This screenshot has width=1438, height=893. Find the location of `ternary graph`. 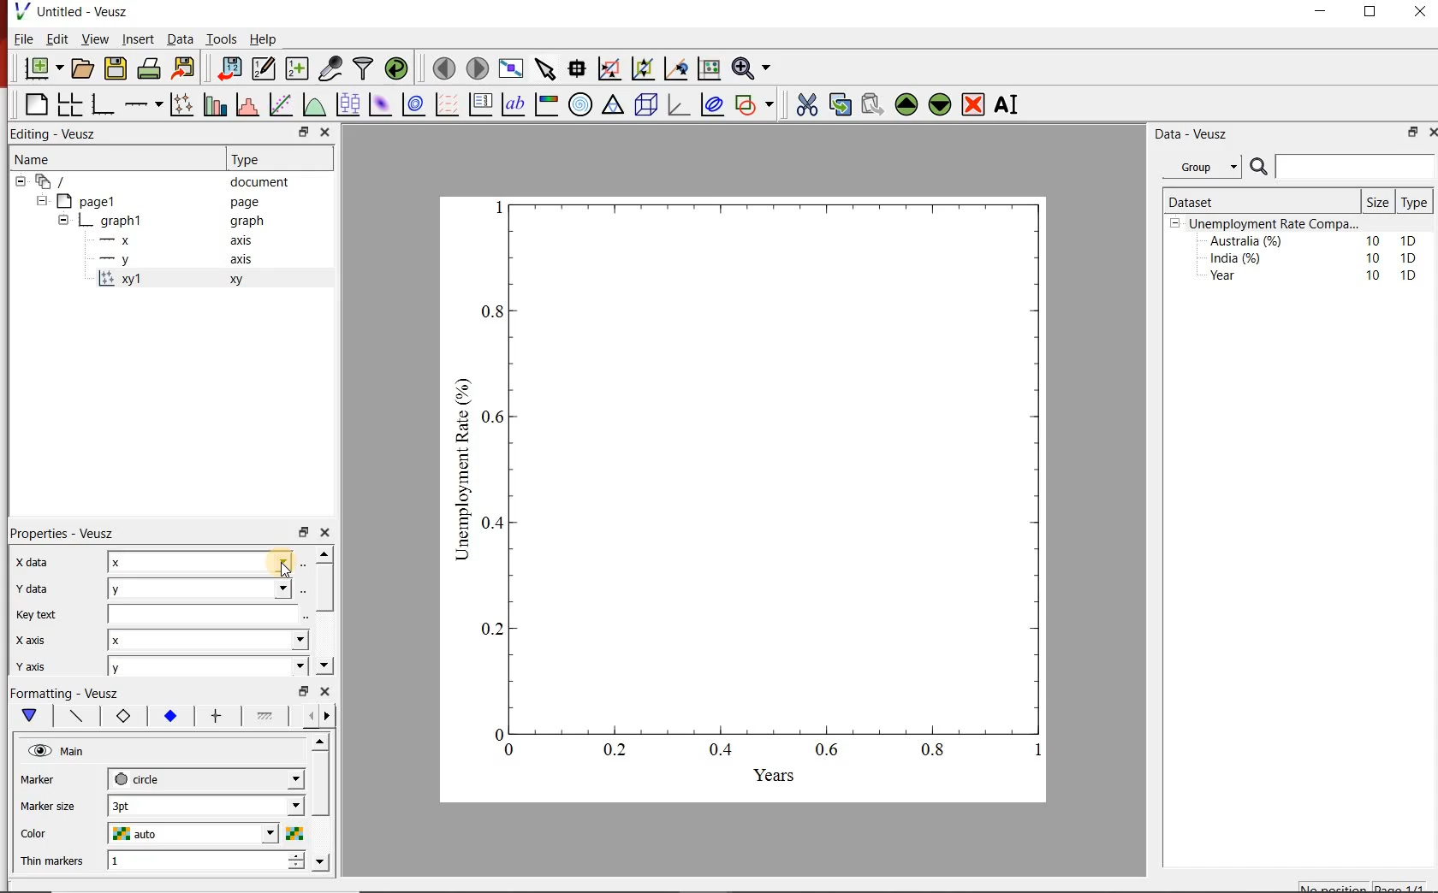

ternary graph is located at coordinates (613, 104).